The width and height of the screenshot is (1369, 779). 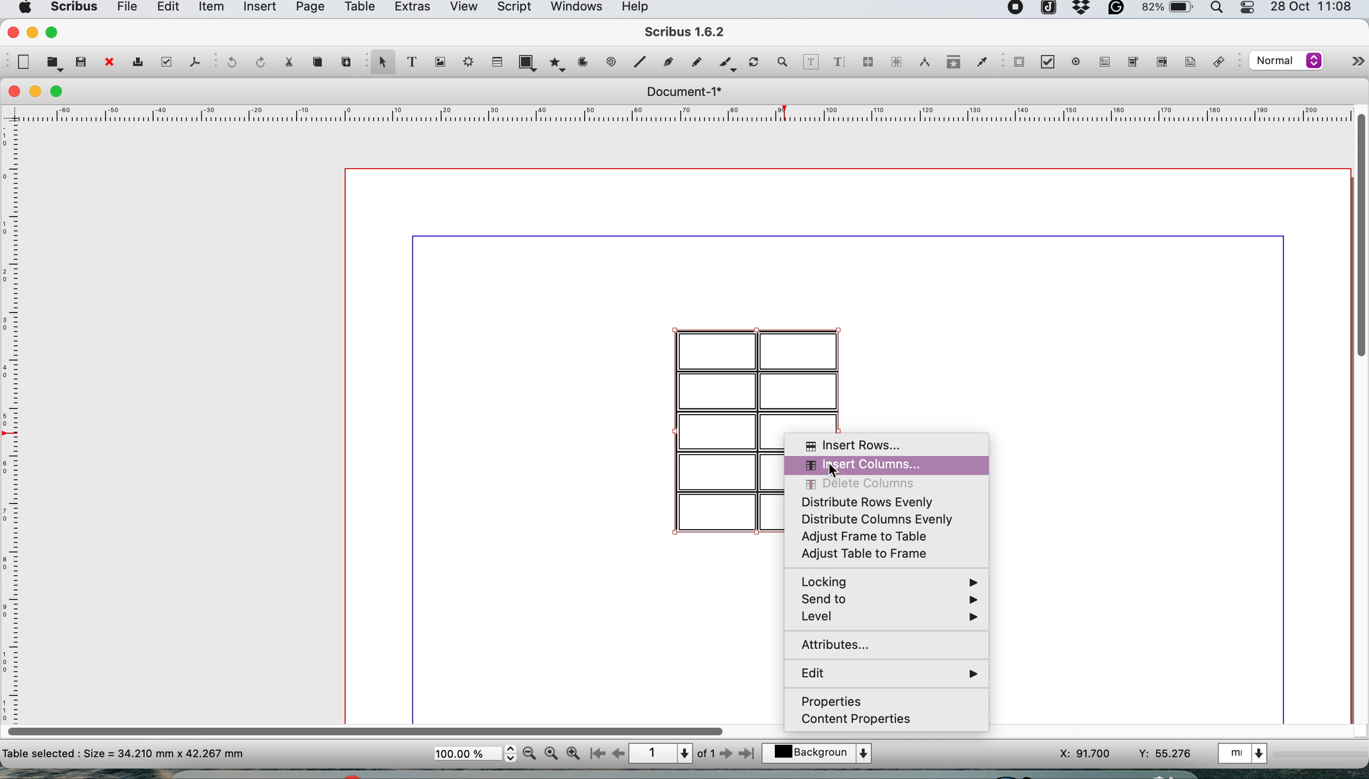 I want to click on script, so click(x=512, y=9).